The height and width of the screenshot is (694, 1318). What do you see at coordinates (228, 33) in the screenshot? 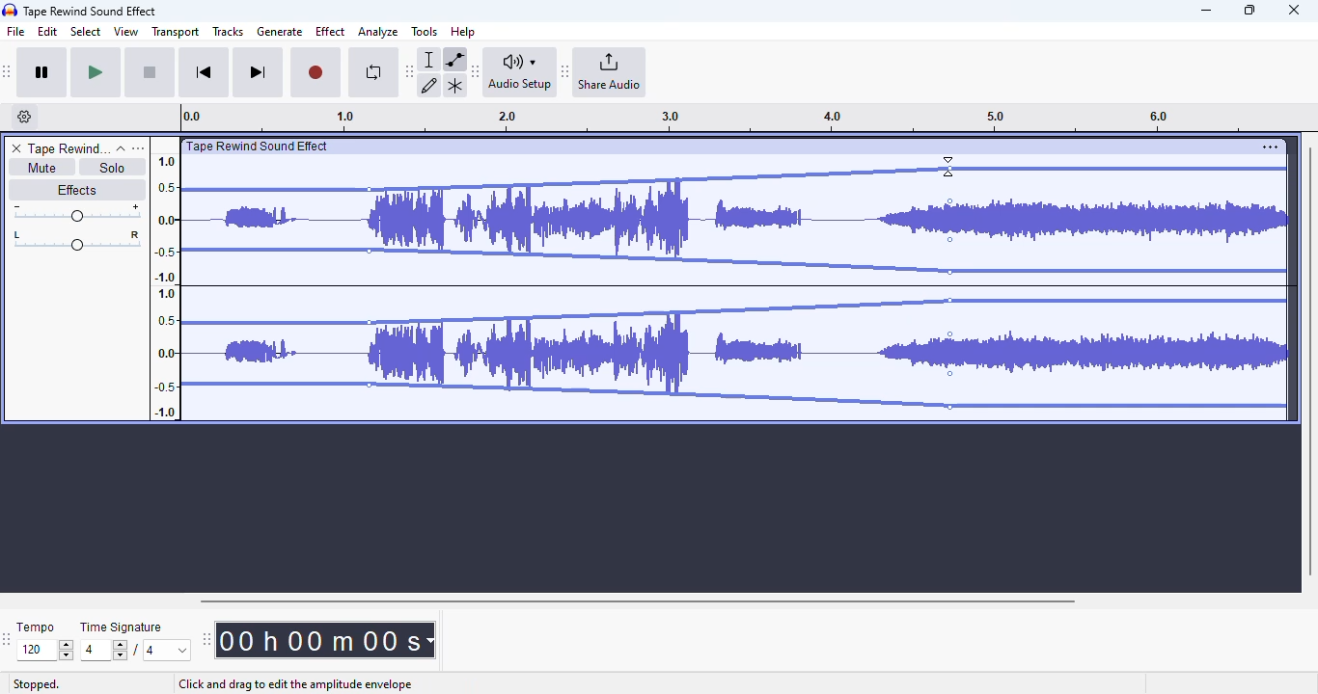
I see `tracks` at bounding box center [228, 33].